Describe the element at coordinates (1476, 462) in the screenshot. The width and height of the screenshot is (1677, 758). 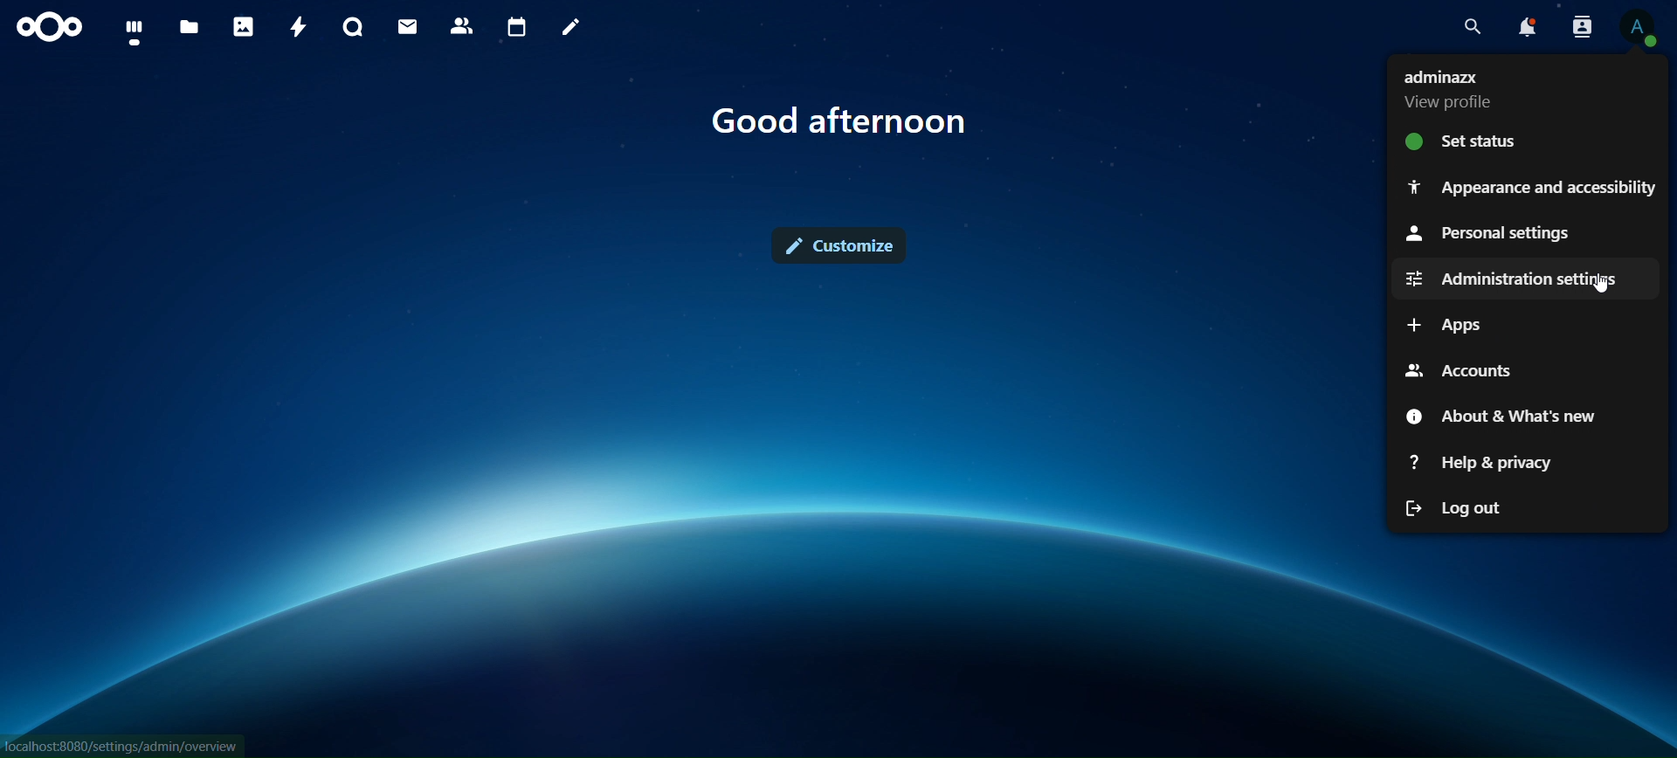
I see `help & privacy` at that location.